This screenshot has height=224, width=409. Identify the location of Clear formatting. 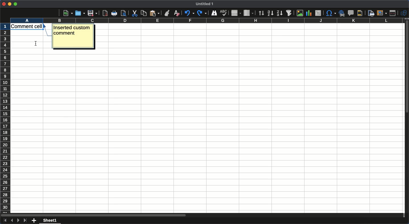
(178, 13).